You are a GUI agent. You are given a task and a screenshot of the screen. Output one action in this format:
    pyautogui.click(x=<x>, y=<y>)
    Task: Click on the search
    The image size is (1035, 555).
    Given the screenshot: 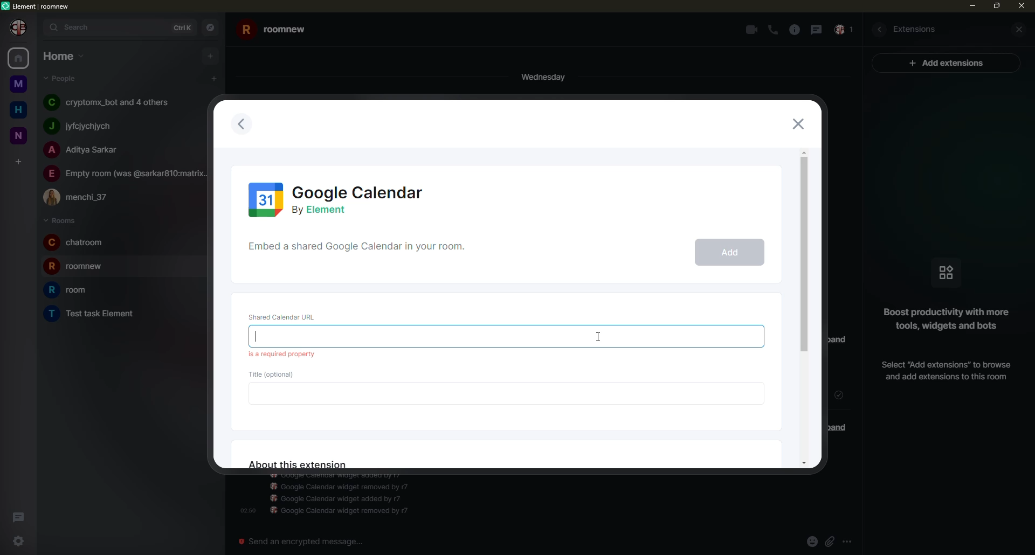 What is the action you would take?
    pyautogui.click(x=73, y=29)
    